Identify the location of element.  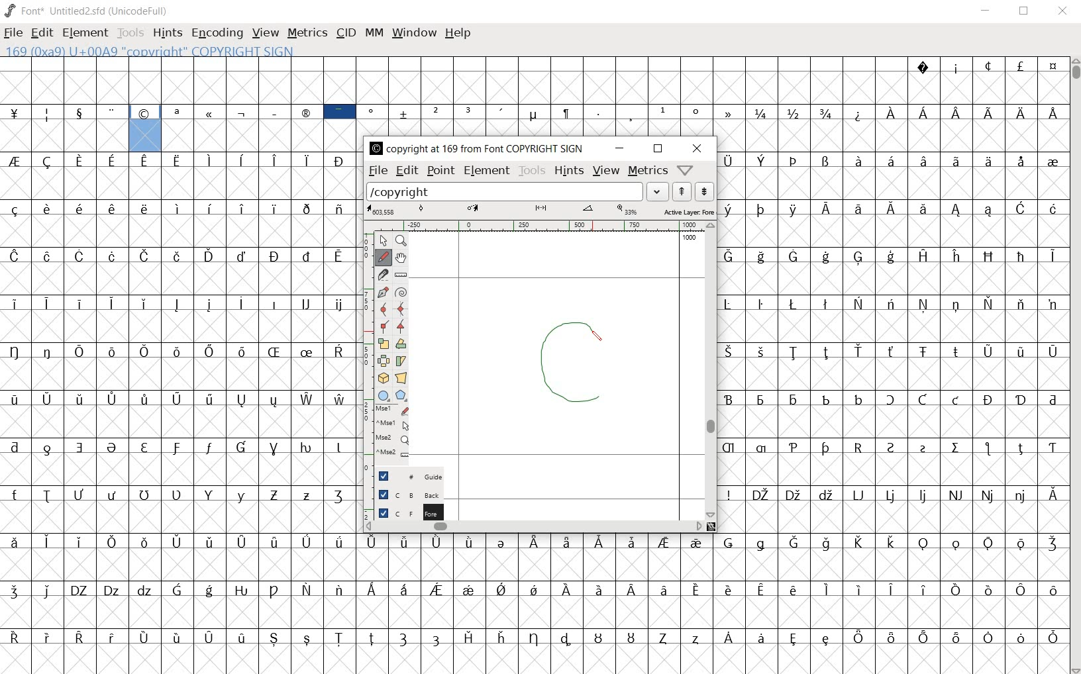
(487, 171).